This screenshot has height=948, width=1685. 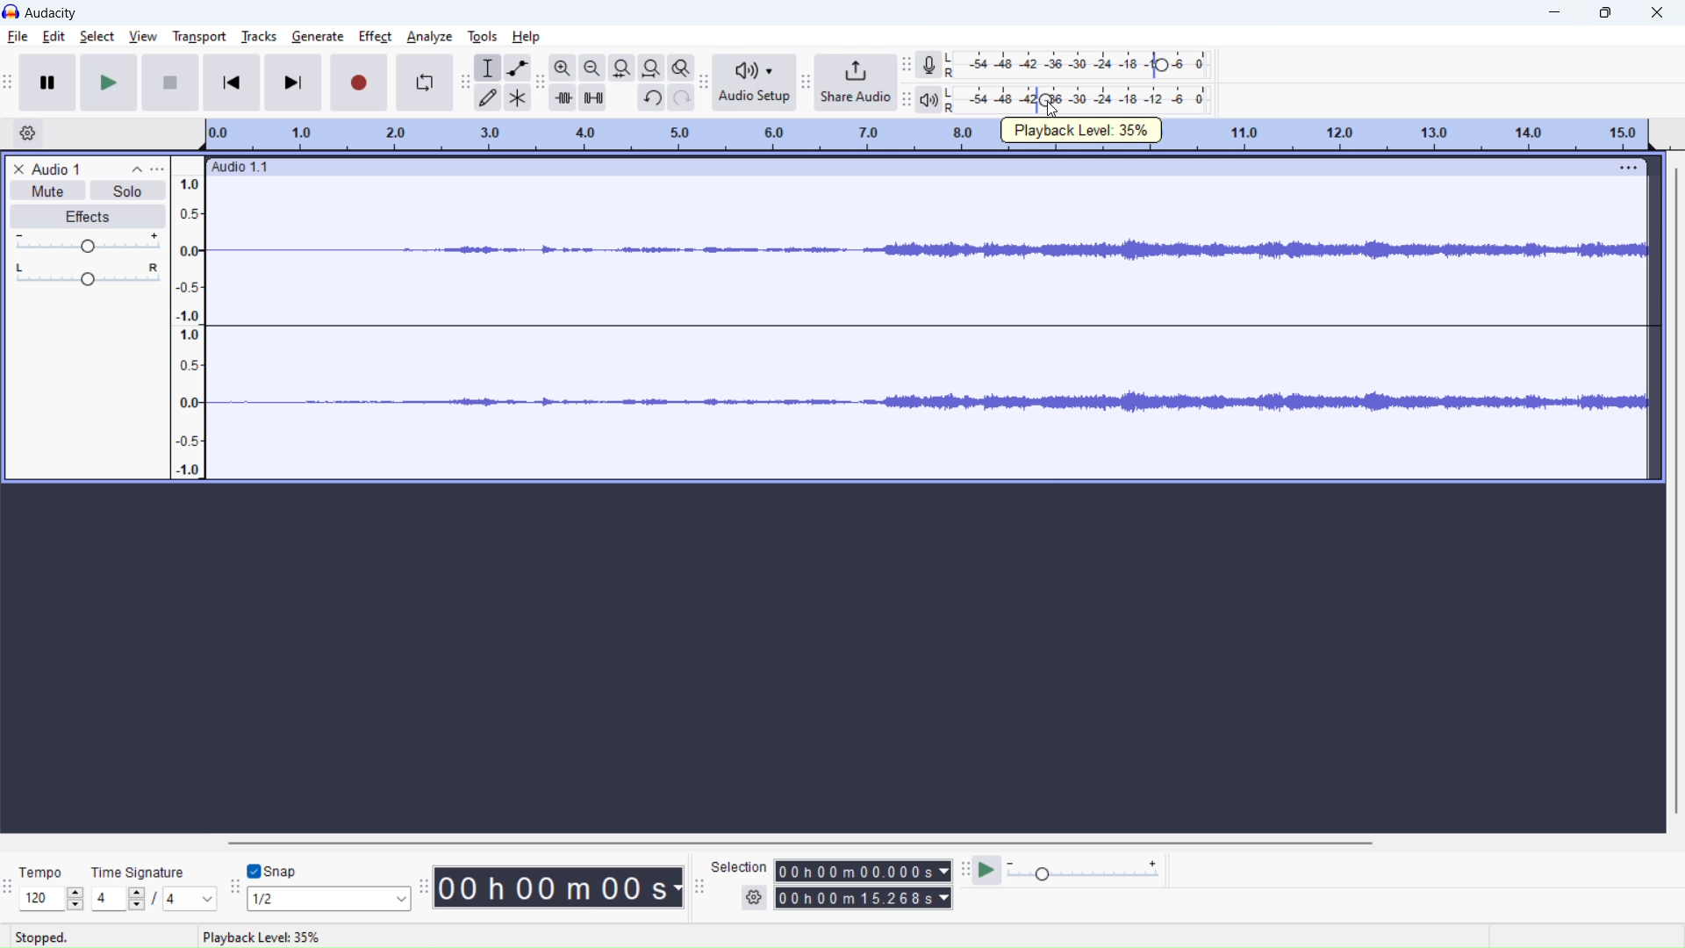 What do you see at coordinates (909, 166) in the screenshot?
I see `hold to move` at bounding box center [909, 166].